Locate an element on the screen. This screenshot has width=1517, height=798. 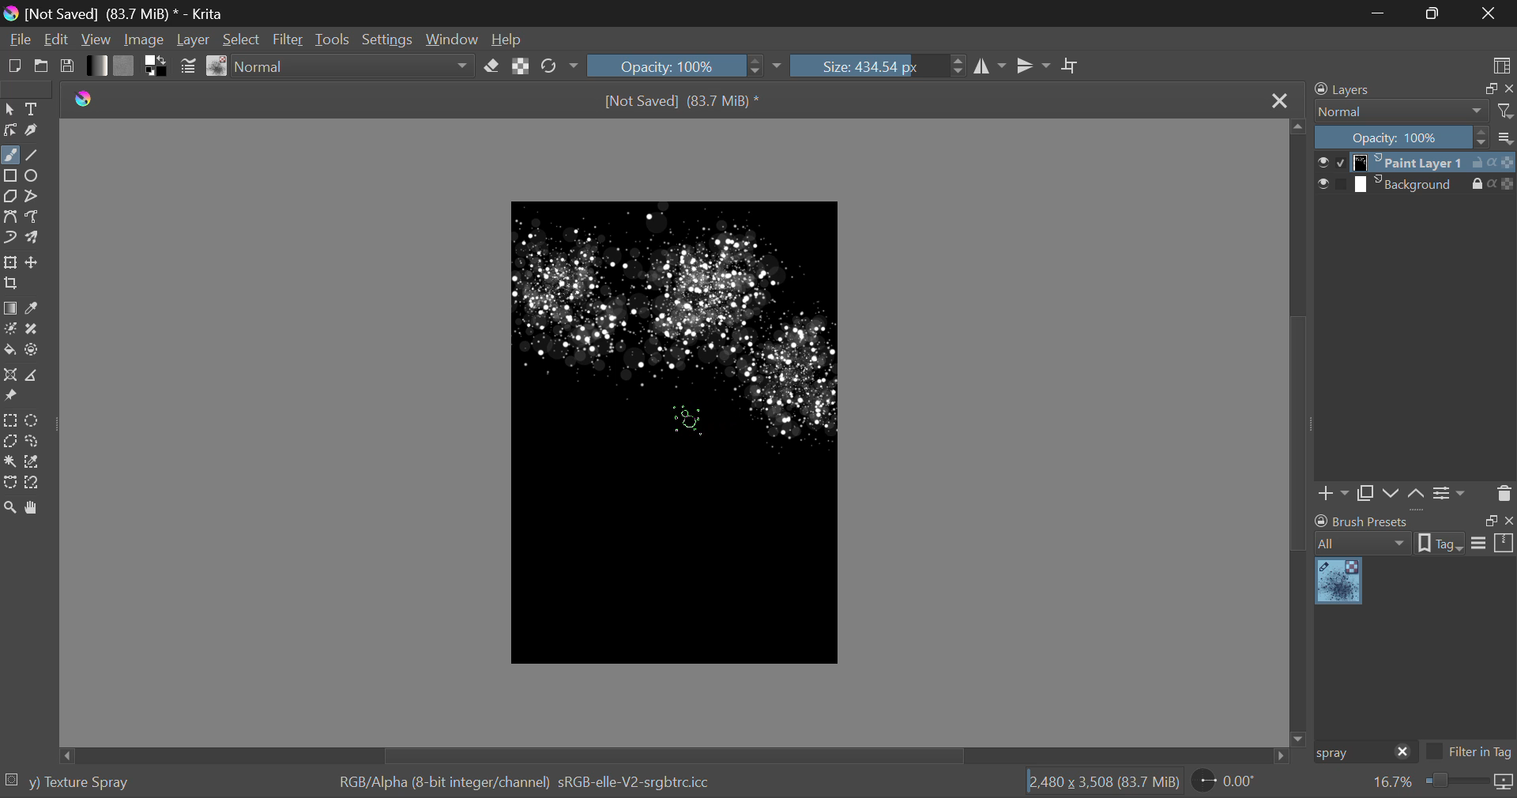
Opacity is located at coordinates (686, 65).